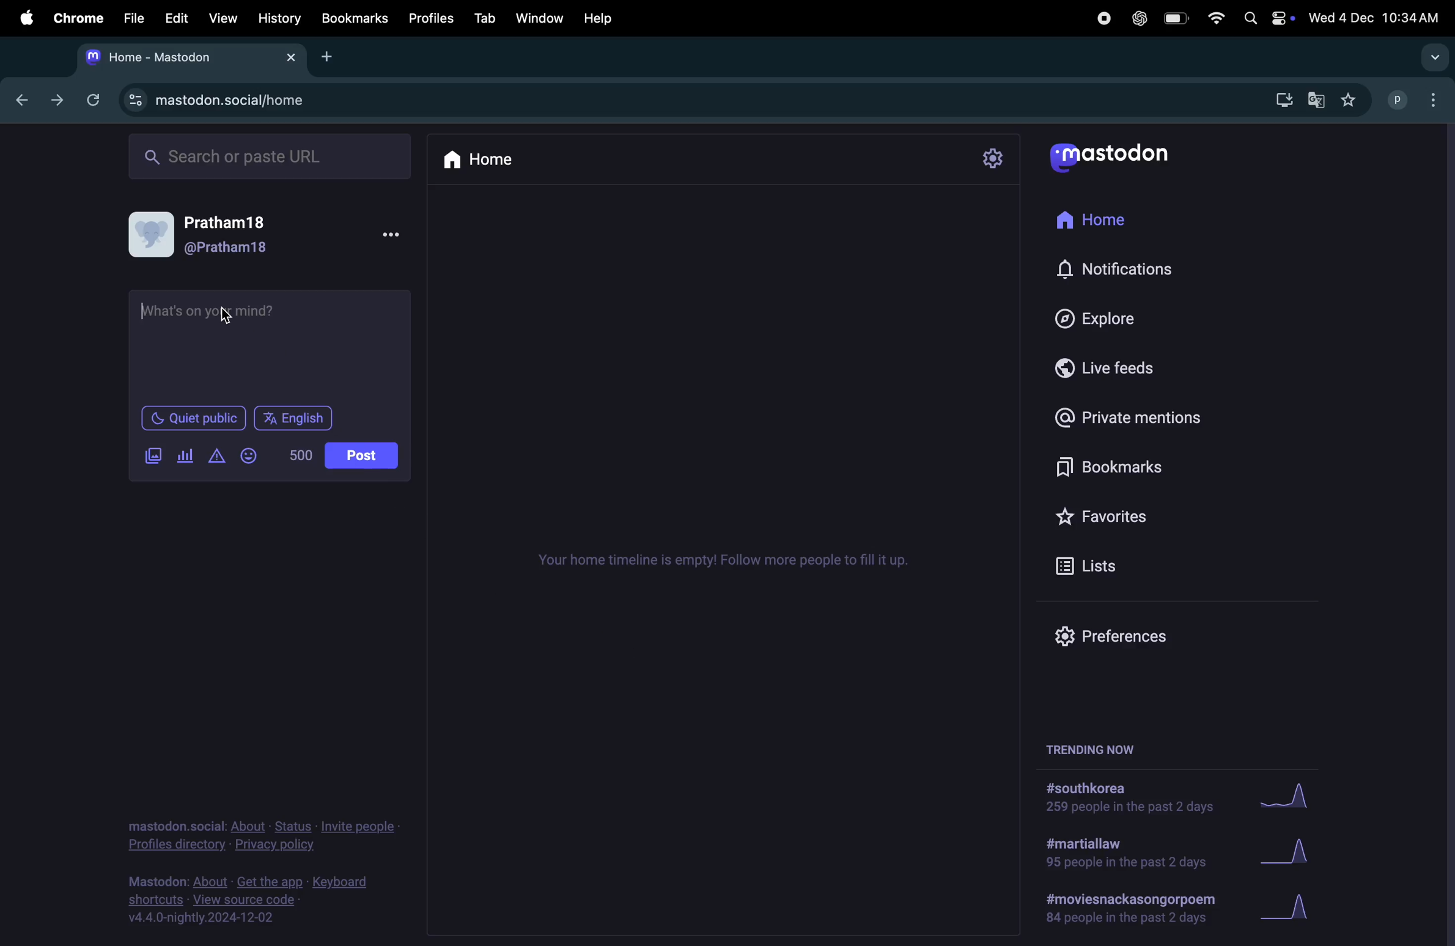  What do you see at coordinates (723, 561) in the screenshot?
I see `time line` at bounding box center [723, 561].